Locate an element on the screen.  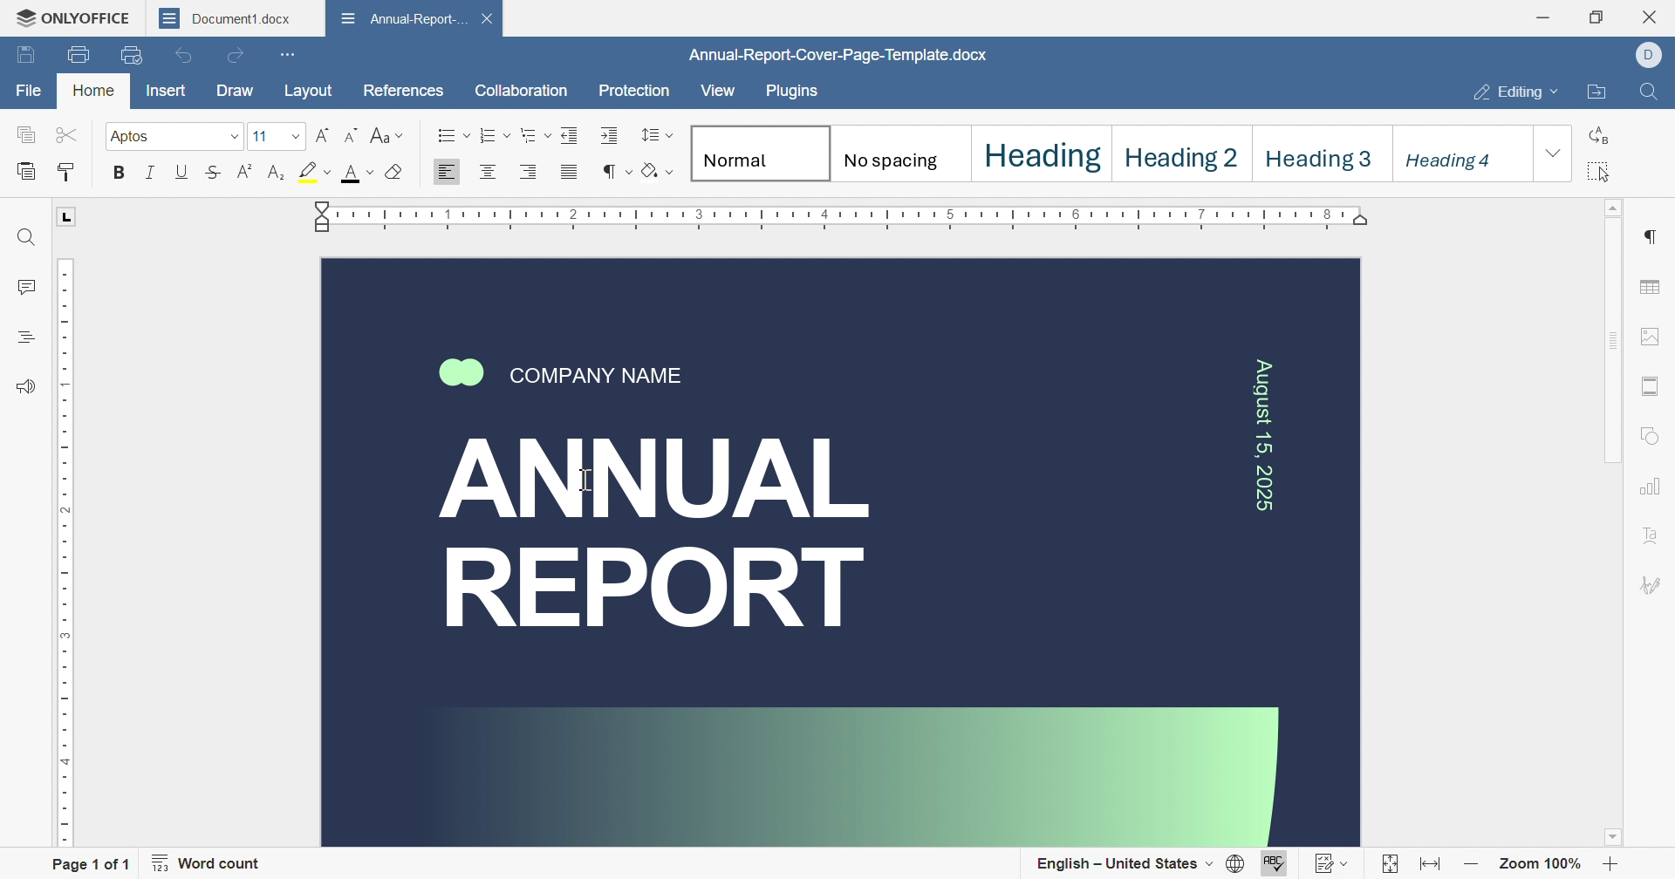
select all is located at coordinates (1597, 173).